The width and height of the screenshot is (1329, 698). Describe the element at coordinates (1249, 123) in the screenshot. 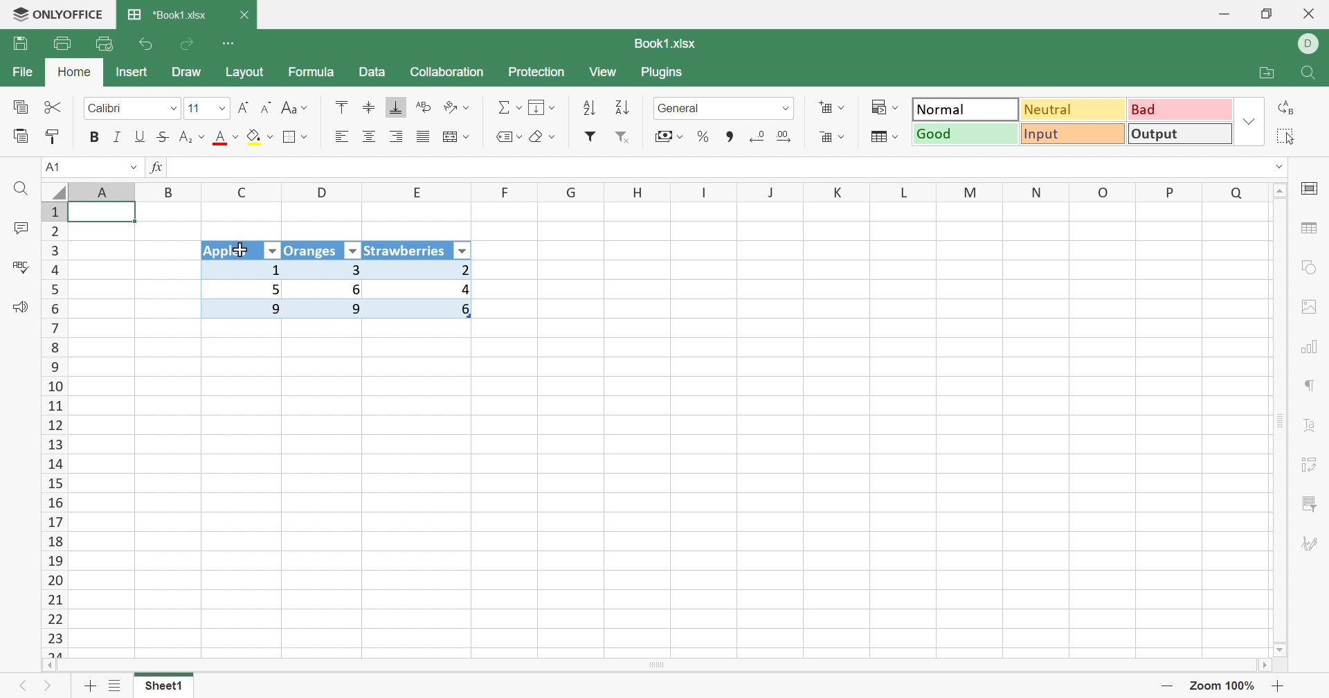

I see `Drop Down` at that location.